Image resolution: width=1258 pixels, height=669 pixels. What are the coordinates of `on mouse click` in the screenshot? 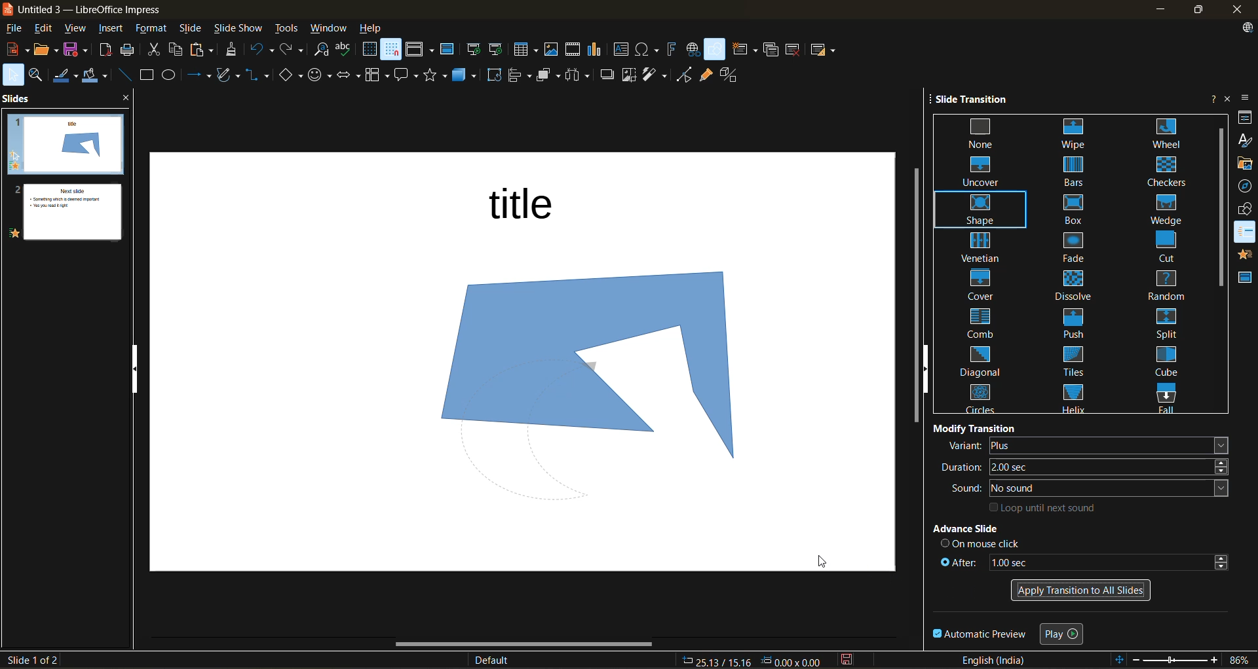 It's located at (982, 543).